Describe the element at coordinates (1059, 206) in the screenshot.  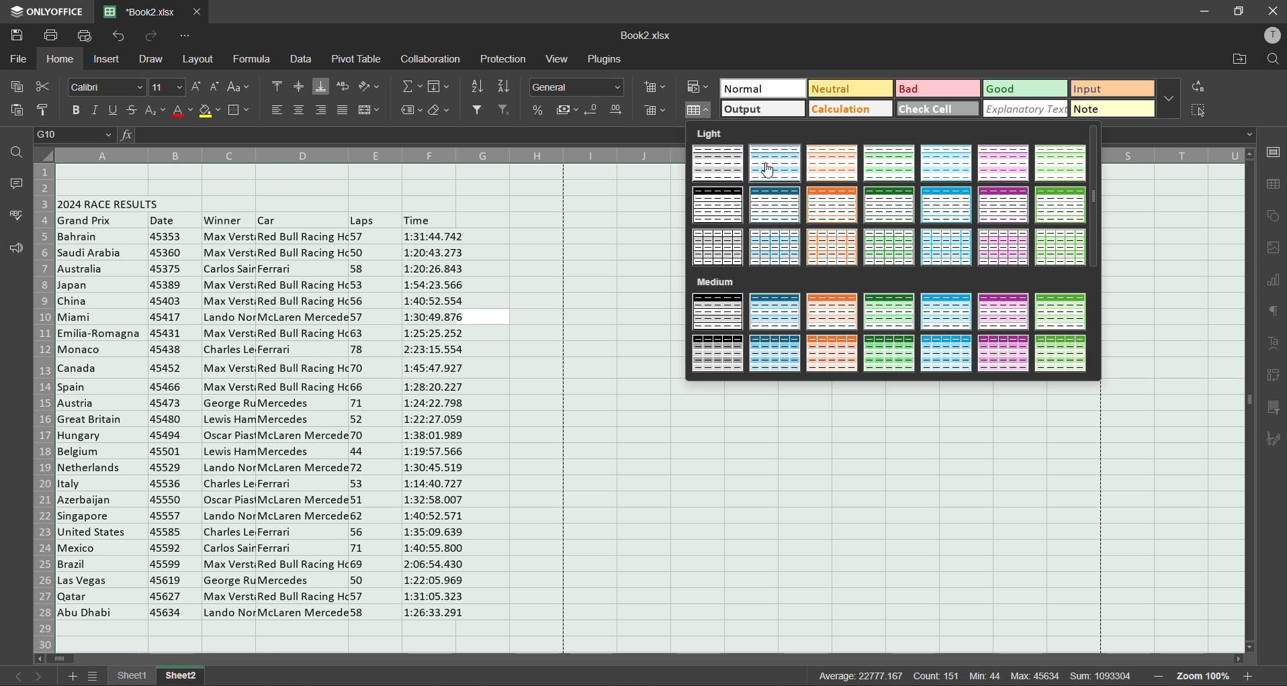
I see `table style light 14` at that location.